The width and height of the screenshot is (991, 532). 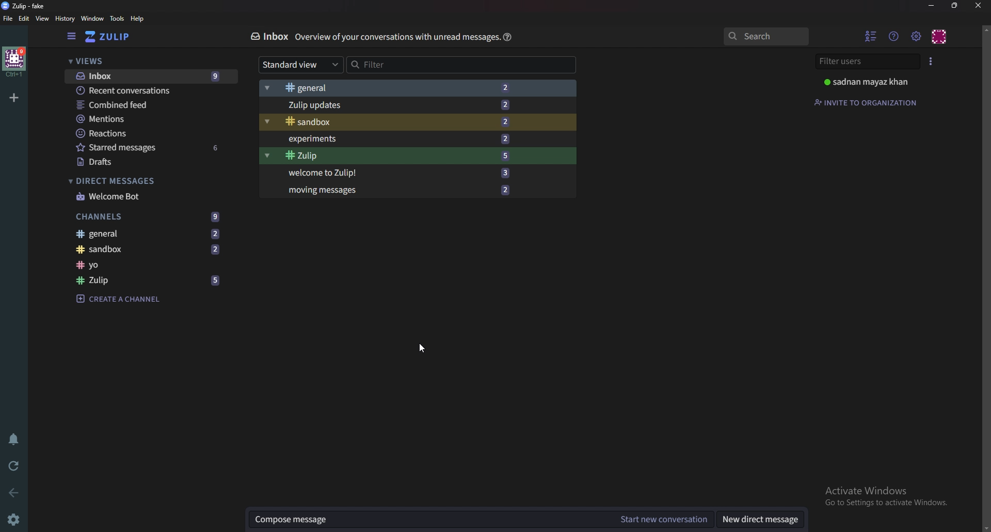 I want to click on Drafts, so click(x=140, y=163).